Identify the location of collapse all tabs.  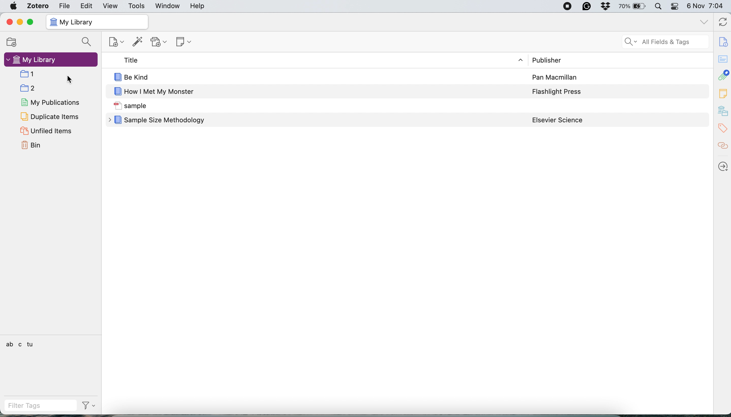
(704, 21).